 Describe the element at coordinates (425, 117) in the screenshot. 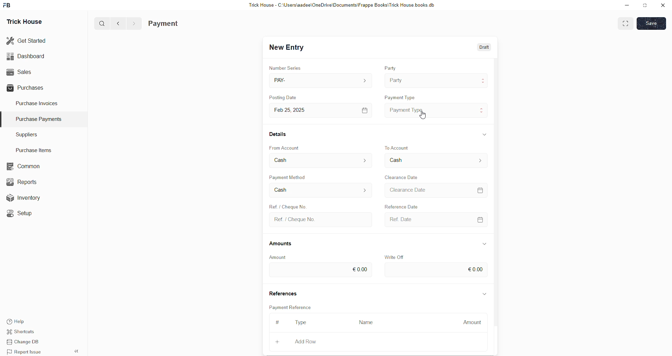

I see `cursor` at that location.